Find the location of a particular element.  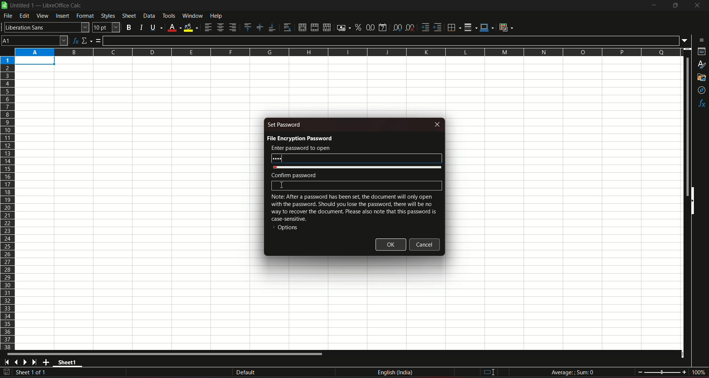

close is located at coordinates (438, 124).